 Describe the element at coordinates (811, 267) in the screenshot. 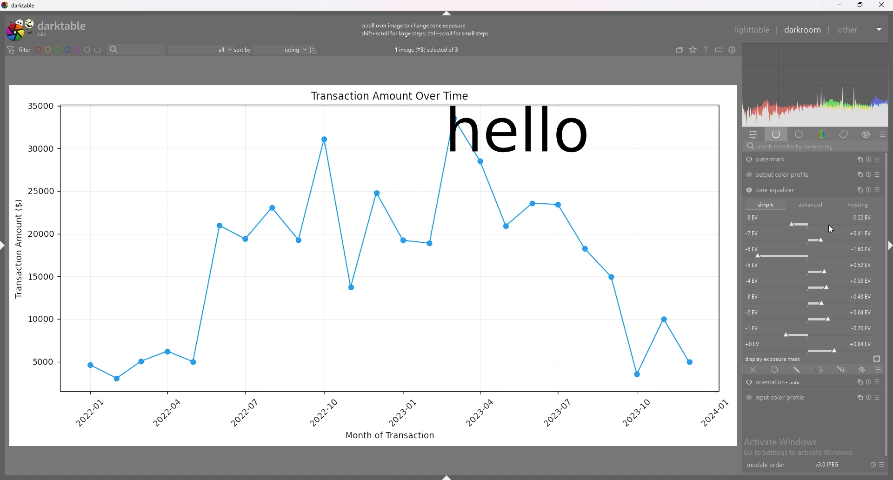

I see `-5 EV force` at that location.